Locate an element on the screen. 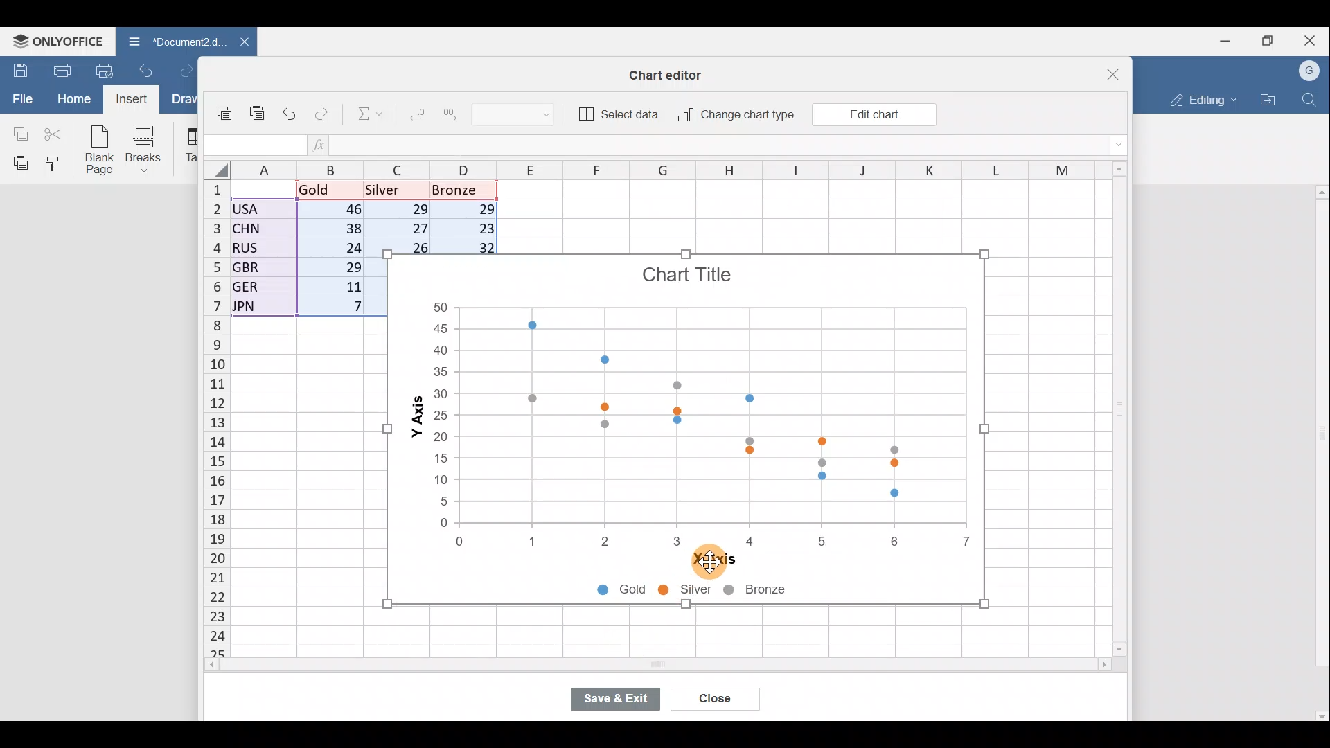 Image resolution: width=1330 pixels, height=748 pixels. Undo is located at coordinates (290, 112).